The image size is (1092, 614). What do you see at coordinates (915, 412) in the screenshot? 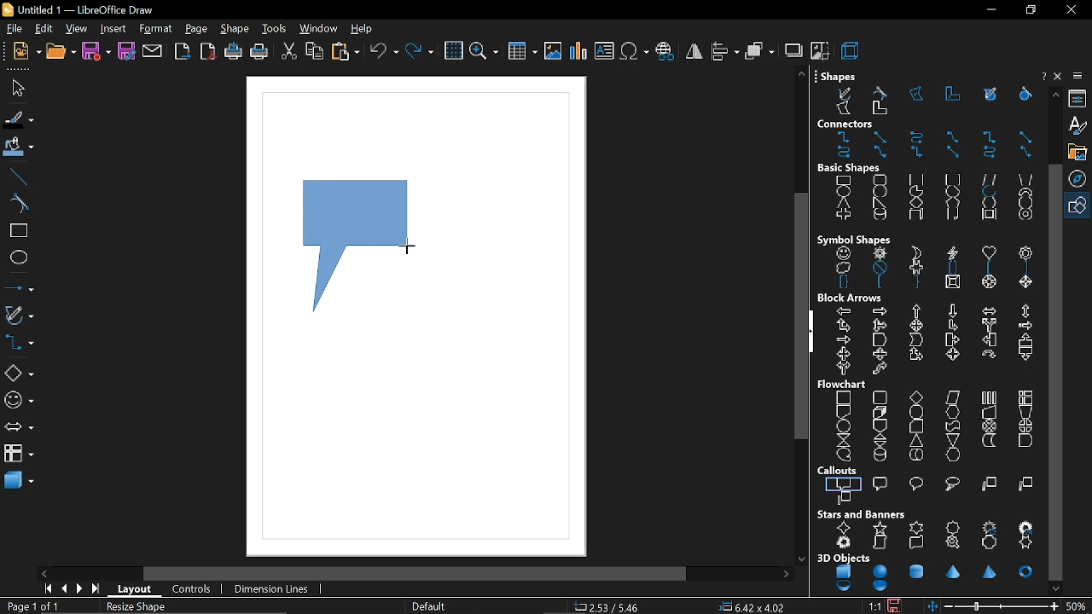
I see `terminator` at bounding box center [915, 412].